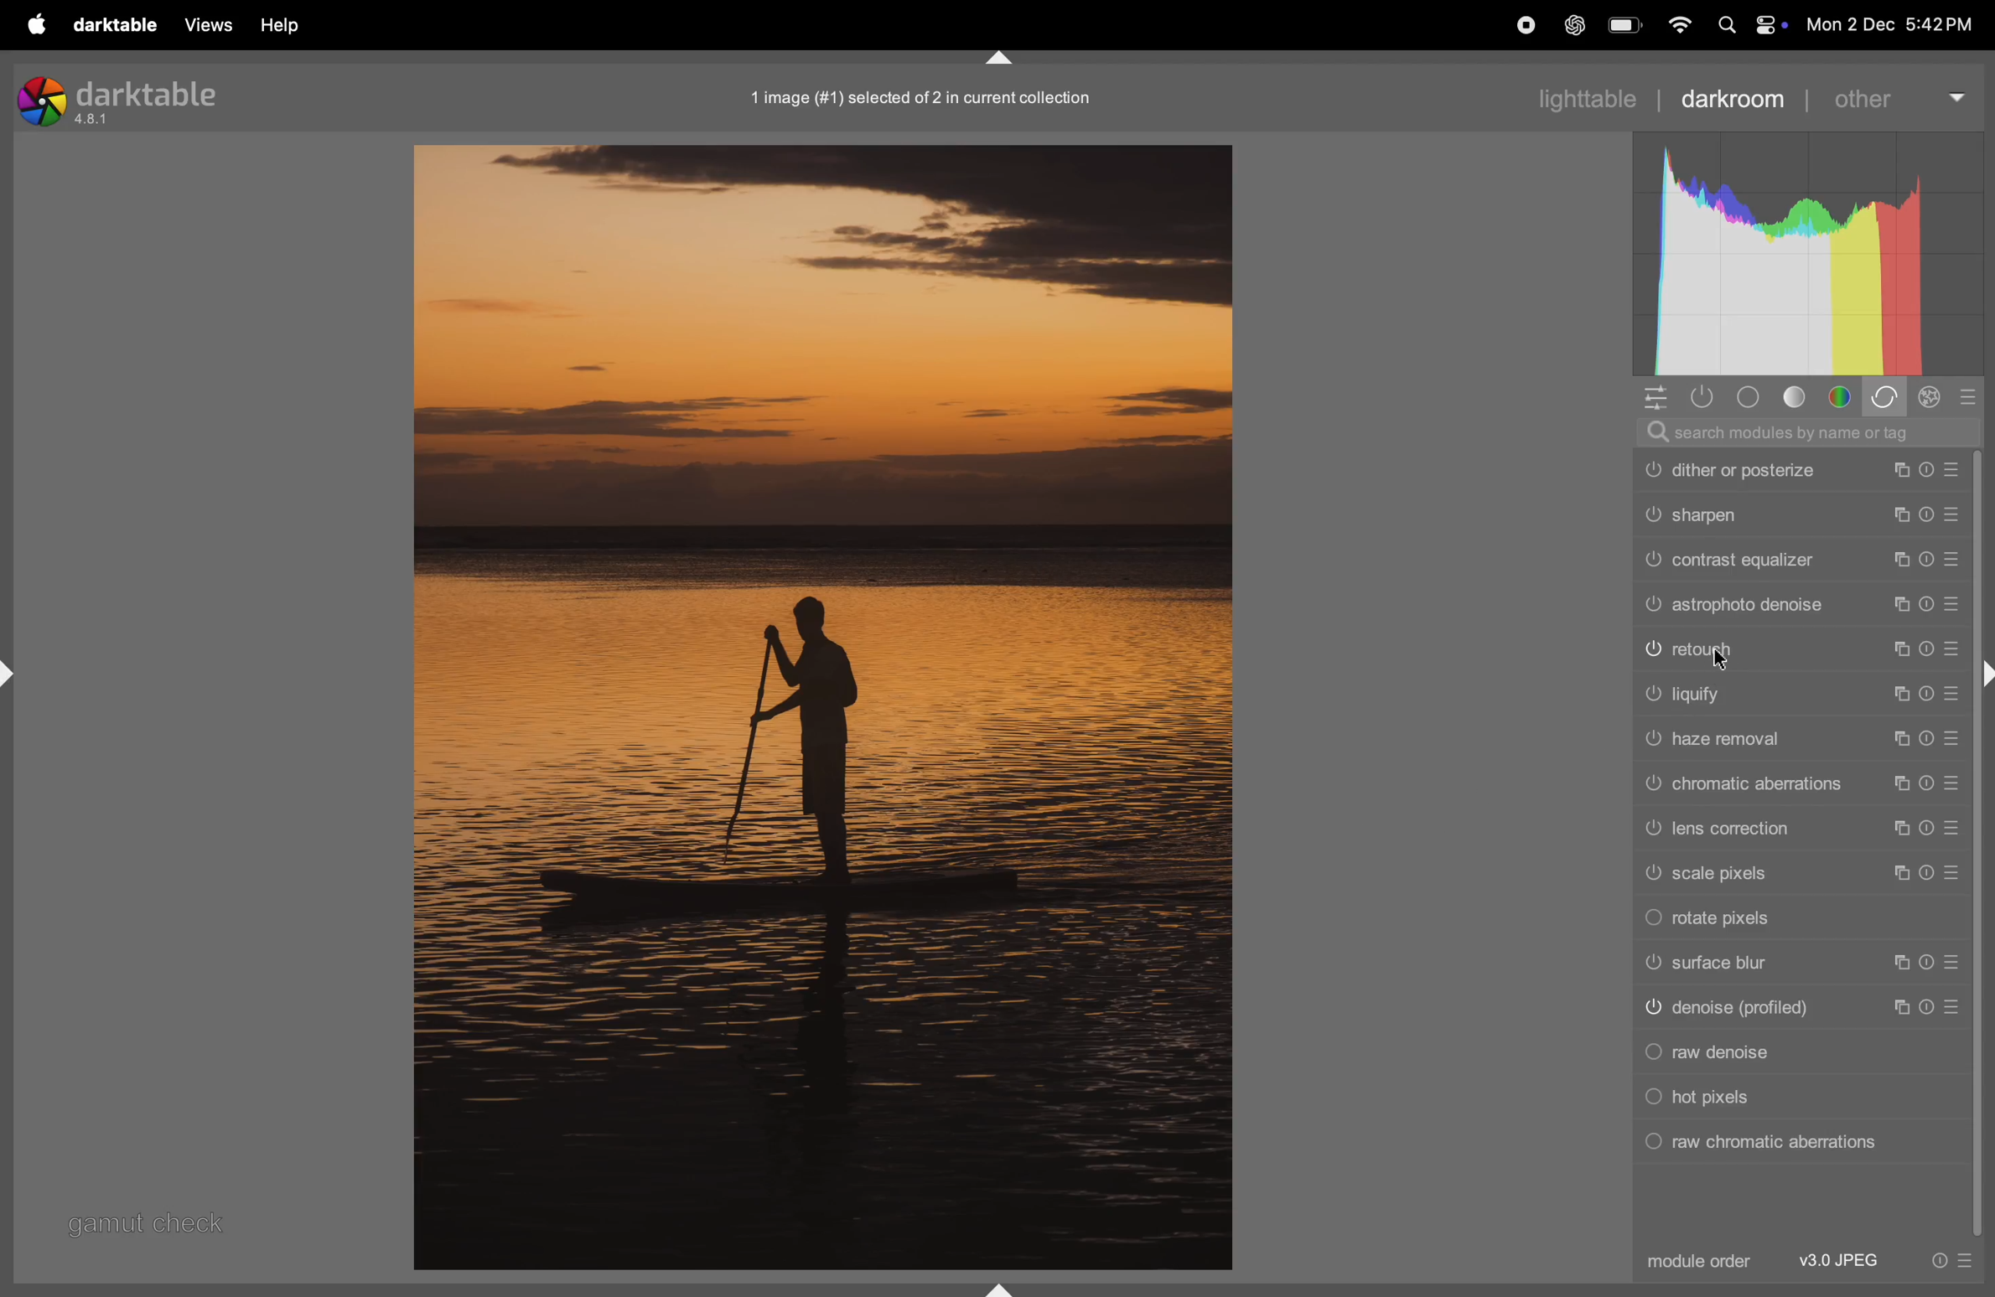  What do you see at coordinates (1625, 27) in the screenshot?
I see `battery` at bounding box center [1625, 27].